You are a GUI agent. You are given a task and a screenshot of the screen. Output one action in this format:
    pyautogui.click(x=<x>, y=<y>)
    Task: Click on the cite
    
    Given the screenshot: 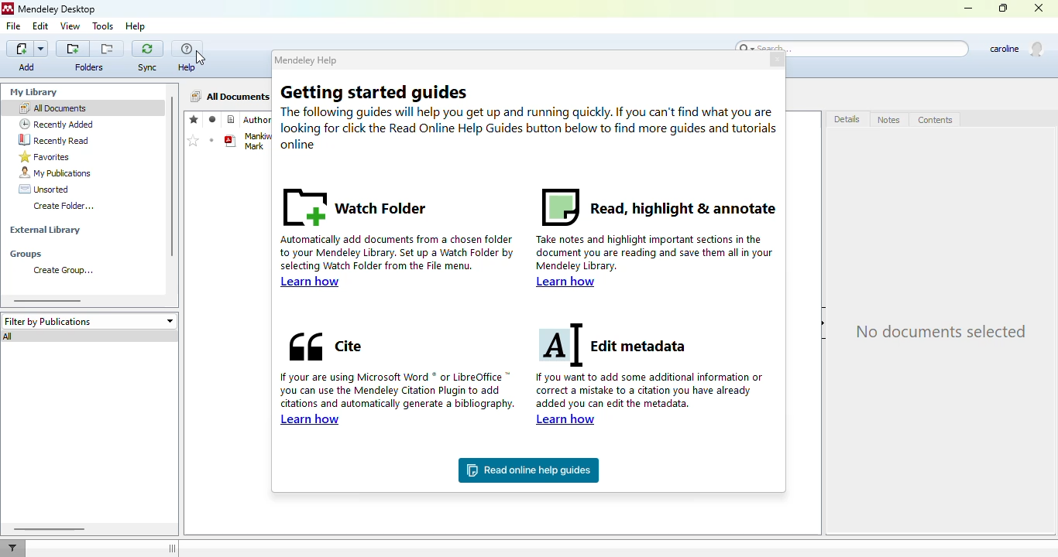 What is the action you would take?
    pyautogui.click(x=331, y=346)
    